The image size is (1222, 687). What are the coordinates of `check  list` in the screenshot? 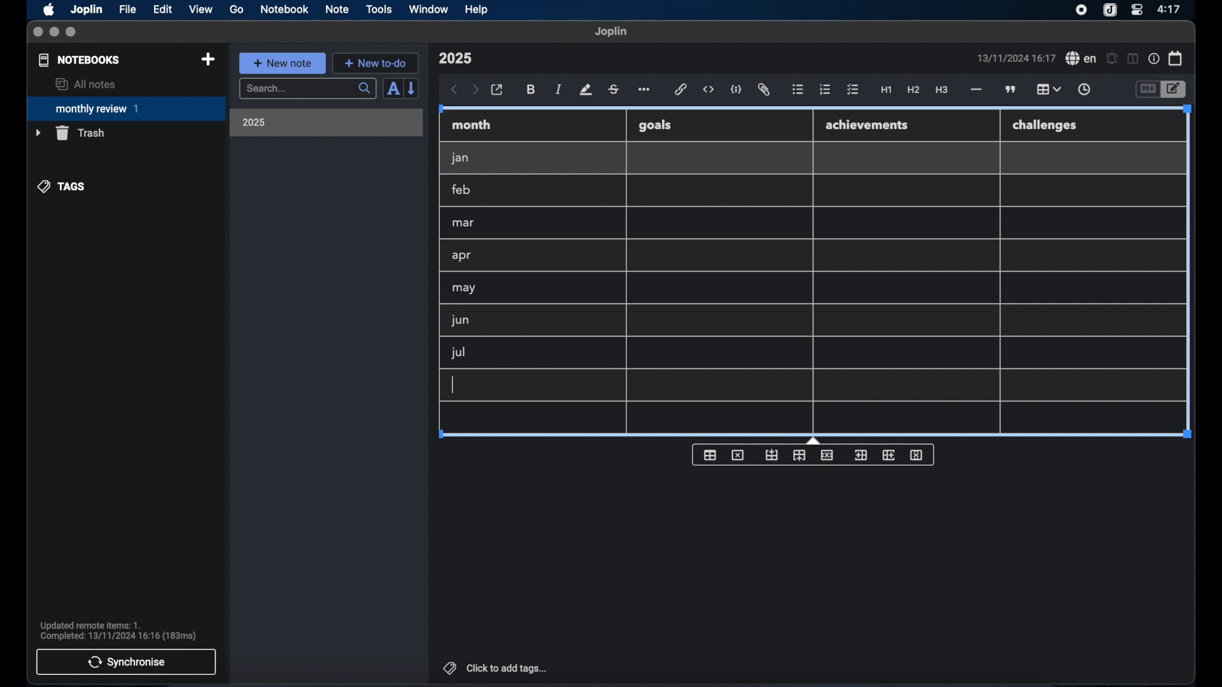 It's located at (853, 90).